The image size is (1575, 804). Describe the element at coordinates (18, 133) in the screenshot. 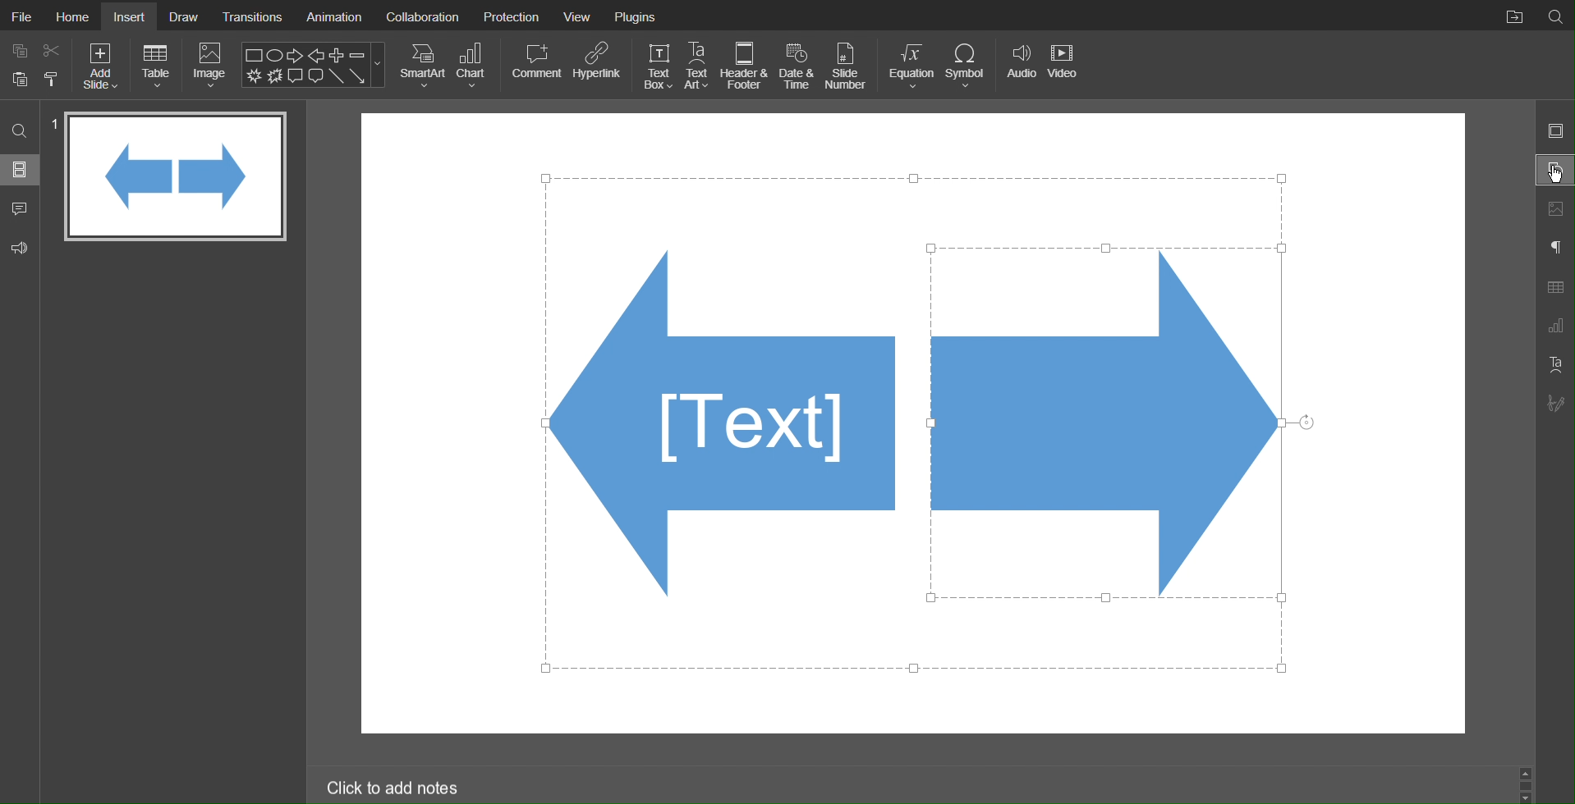

I see `Search` at that location.